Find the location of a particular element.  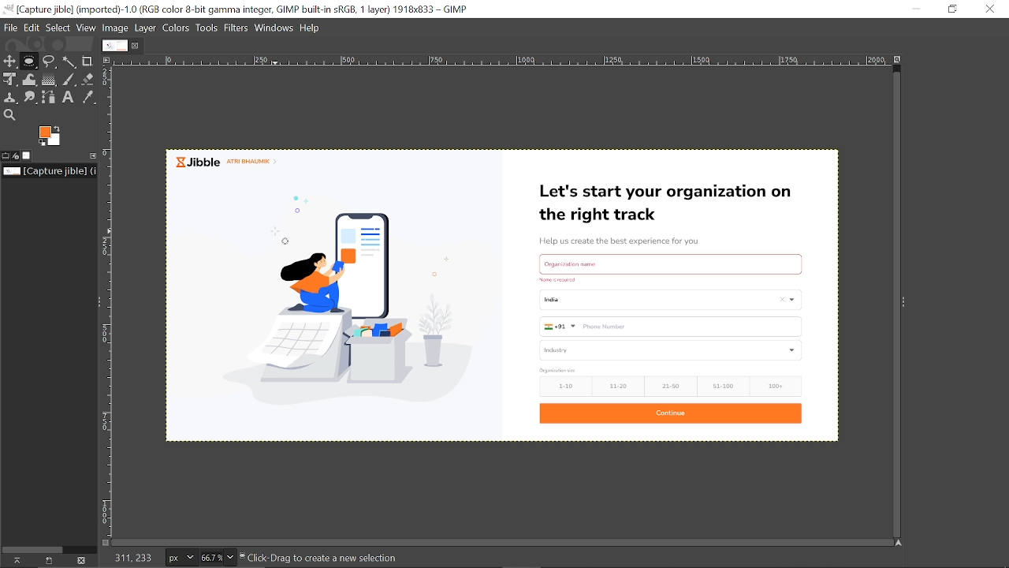

Paintbrush tool is located at coordinates (70, 79).